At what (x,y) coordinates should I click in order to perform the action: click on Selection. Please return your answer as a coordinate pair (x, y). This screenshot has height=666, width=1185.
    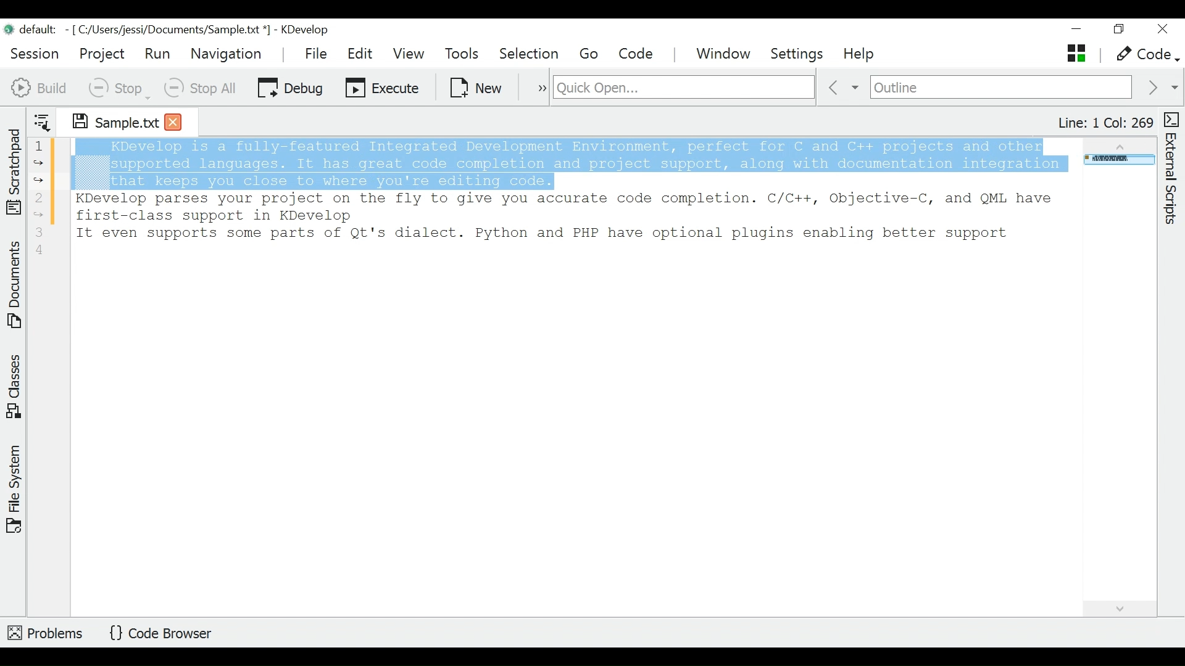
    Looking at the image, I should click on (530, 54).